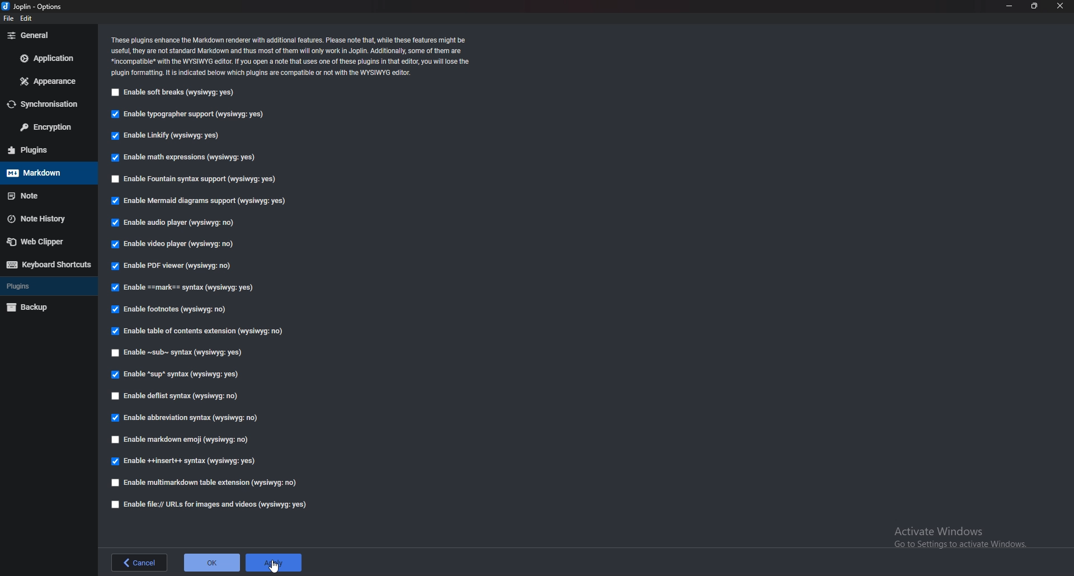 This screenshot has height=576, width=1074. I want to click on enable markdown emoji, so click(178, 441).